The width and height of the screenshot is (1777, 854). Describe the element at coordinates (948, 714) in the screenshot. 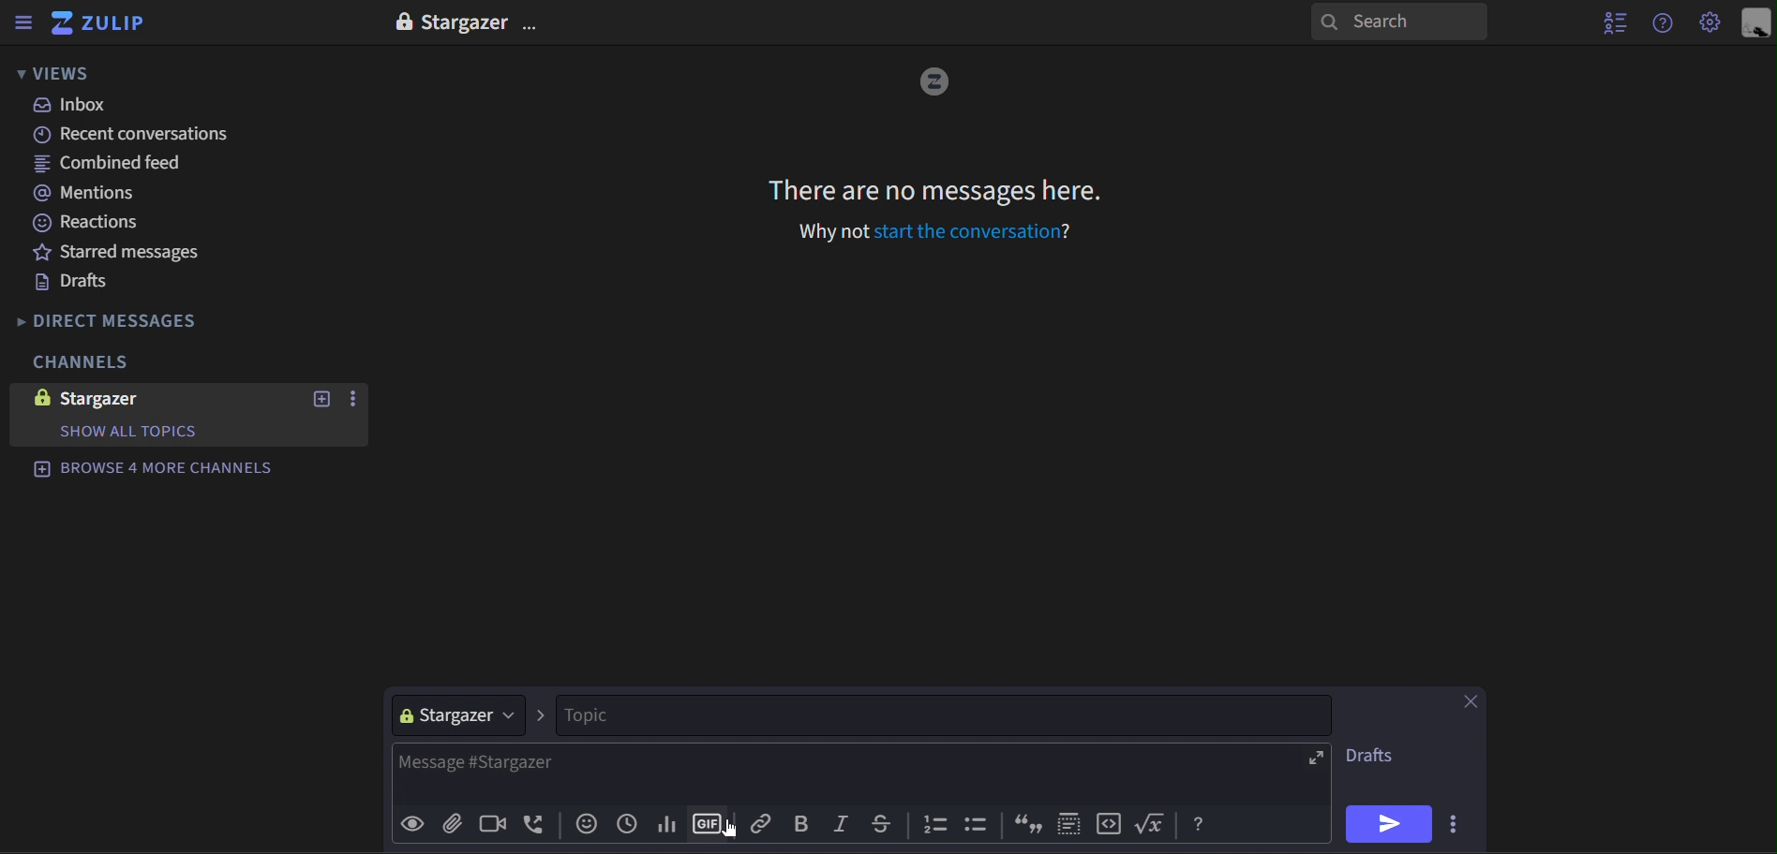

I see `topic` at that location.